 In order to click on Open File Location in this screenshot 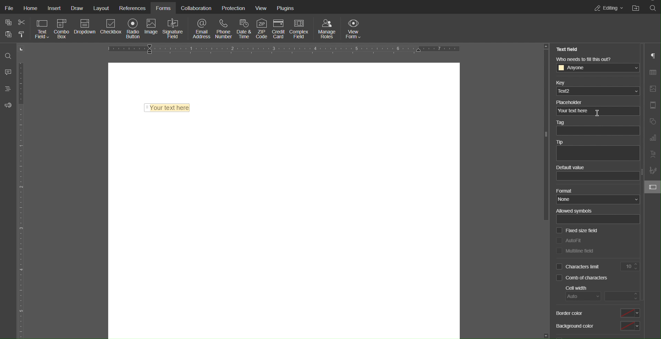, I will do `click(636, 7)`.